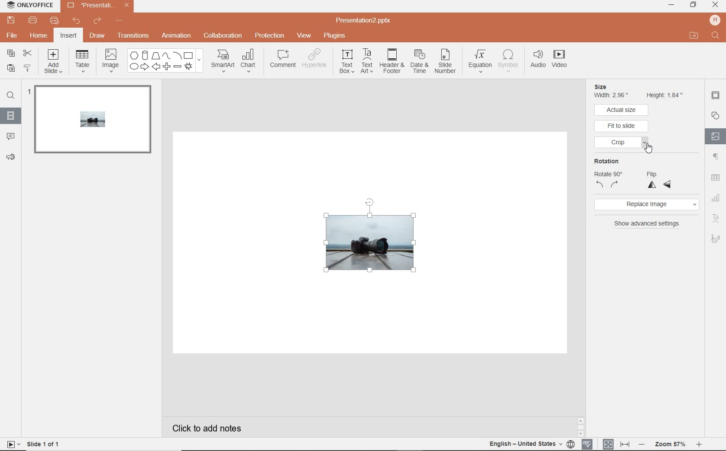 Image resolution: width=726 pixels, height=451 pixels. Describe the element at coordinates (715, 157) in the screenshot. I see `paragraph settings` at that location.